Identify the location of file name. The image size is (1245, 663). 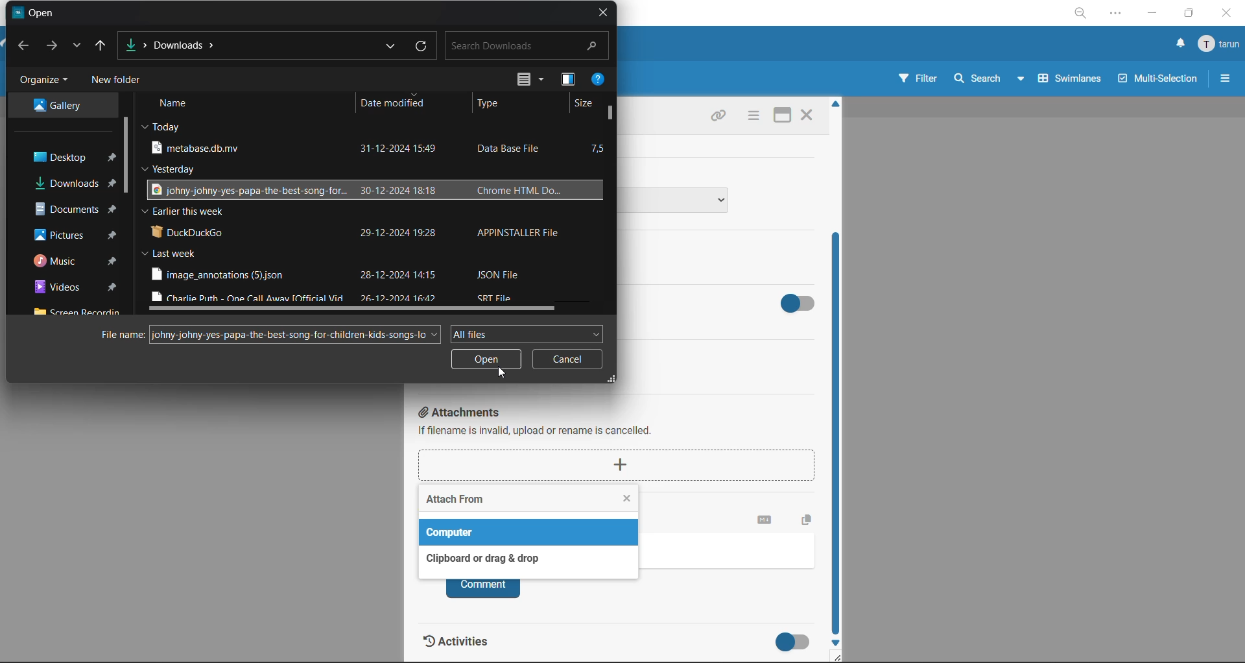
(123, 335).